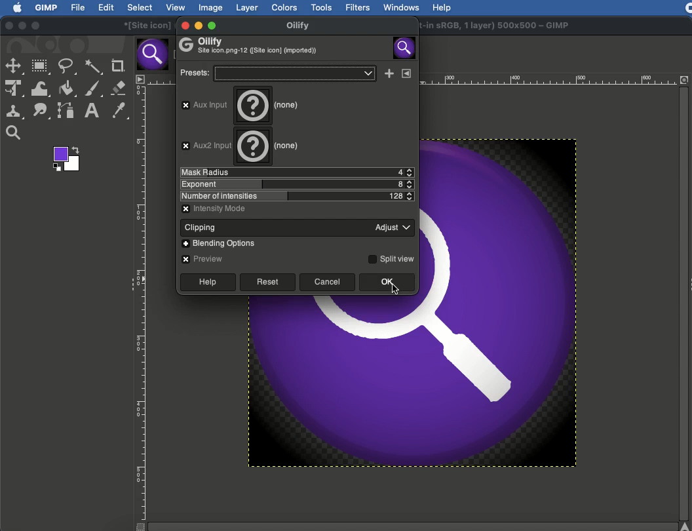 The width and height of the screenshot is (692, 531). I want to click on Minimize, so click(22, 26).